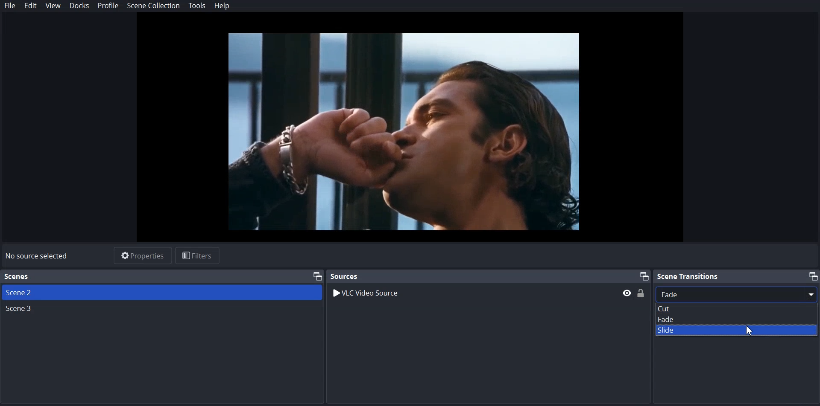  What do you see at coordinates (738, 308) in the screenshot?
I see `Cut` at bounding box center [738, 308].